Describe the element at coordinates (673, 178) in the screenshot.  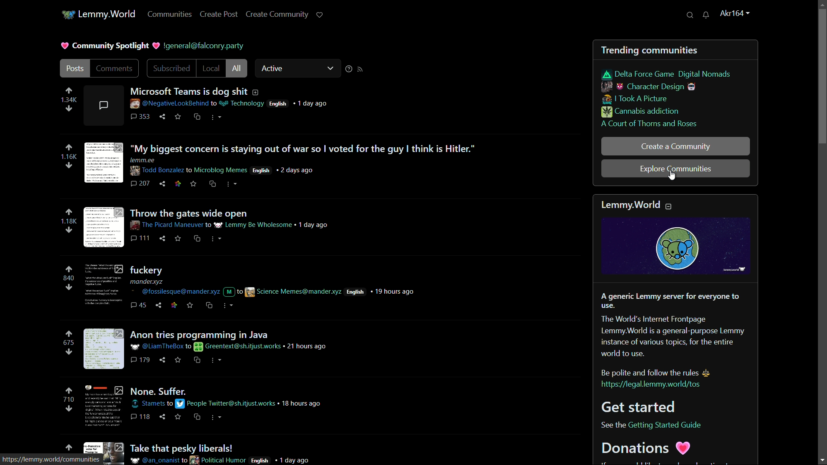
I see `cursor` at that location.